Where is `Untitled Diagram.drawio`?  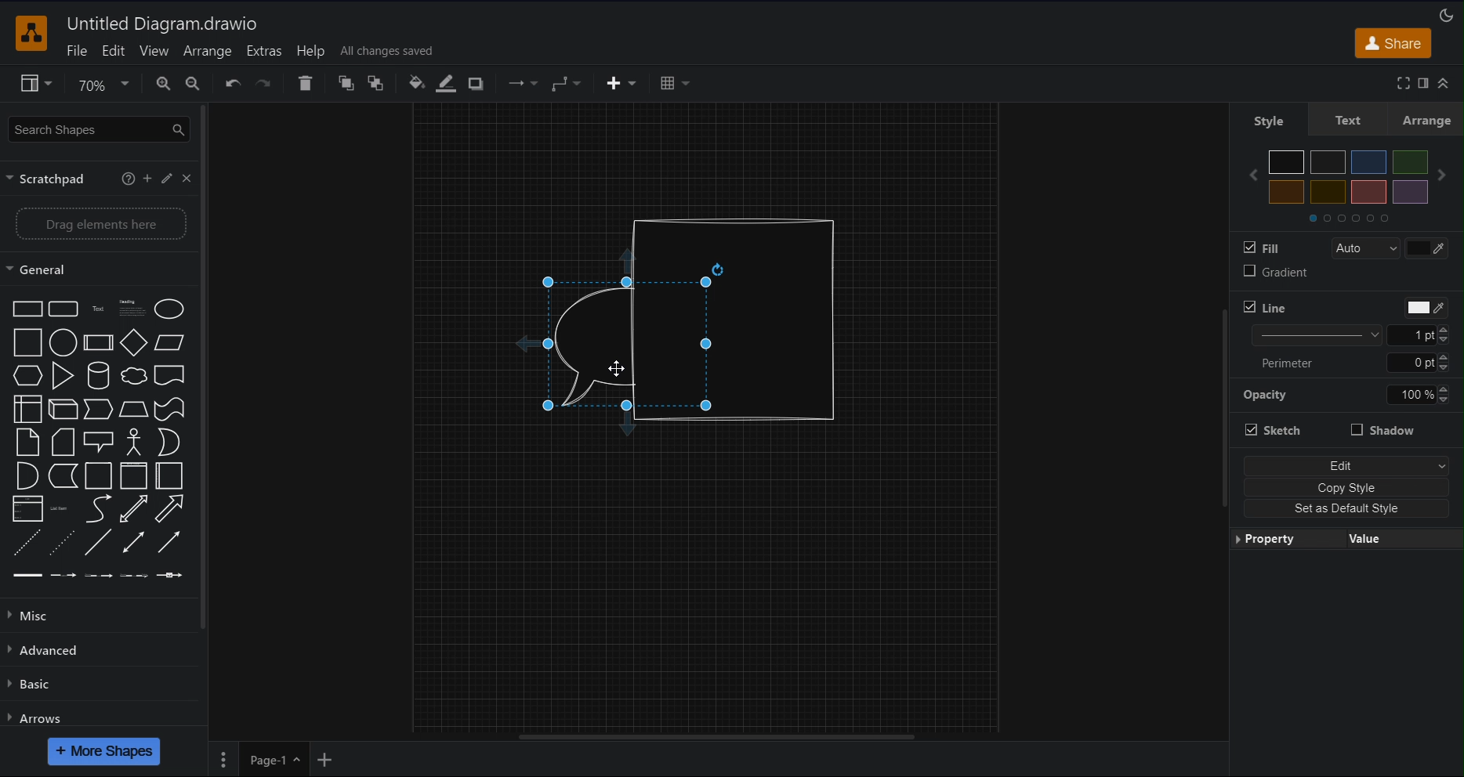 Untitled Diagram.drawio is located at coordinates (162, 23).